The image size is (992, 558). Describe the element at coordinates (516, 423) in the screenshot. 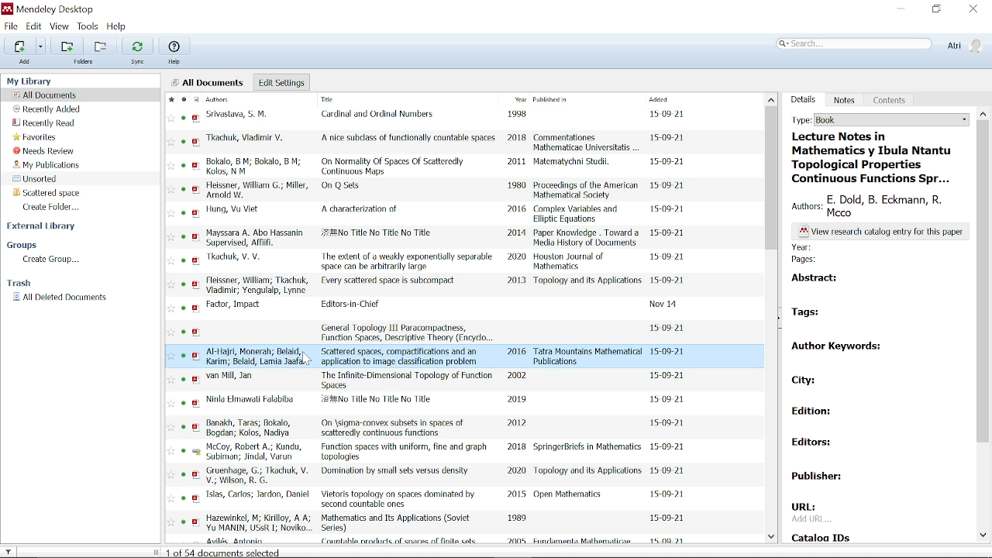

I see `2012` at that location.